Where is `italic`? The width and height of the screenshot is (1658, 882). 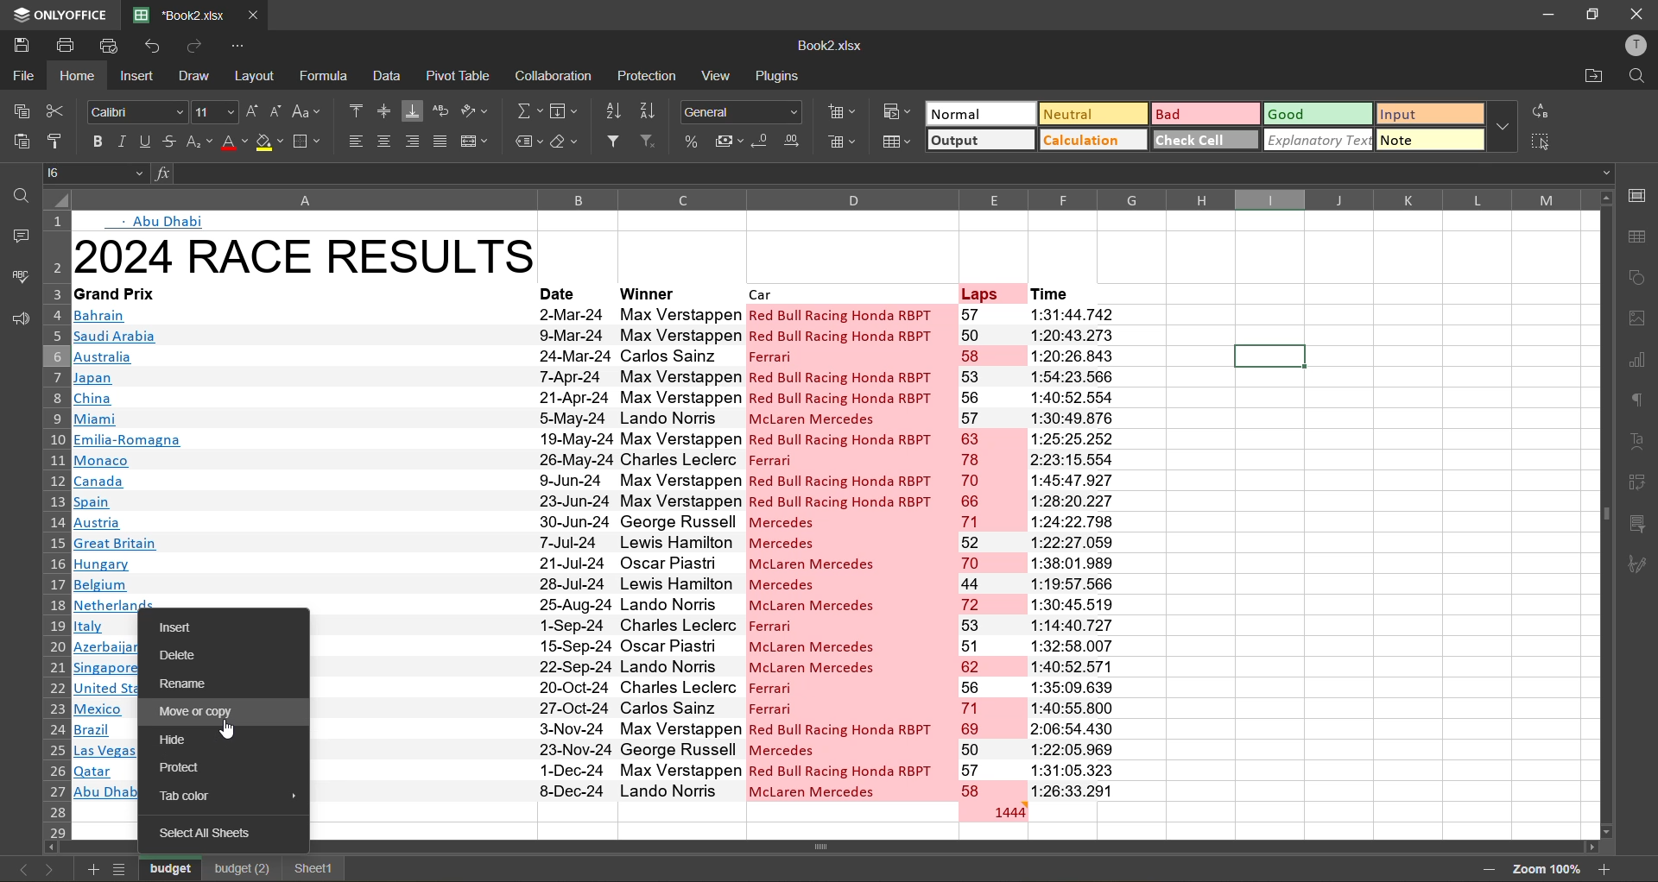 italic is located at coordinates (121, 142).